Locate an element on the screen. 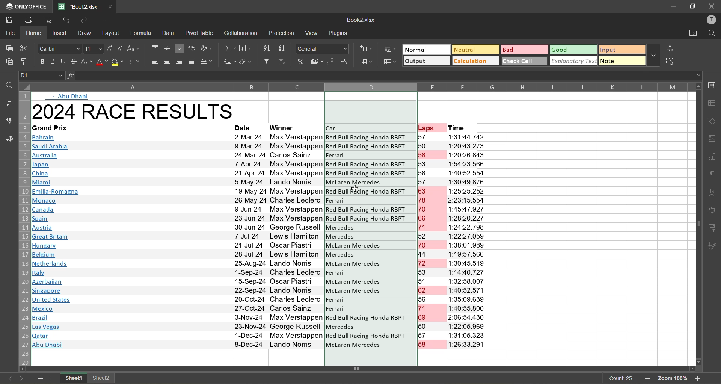  replace is located at coordinates (670, 48).